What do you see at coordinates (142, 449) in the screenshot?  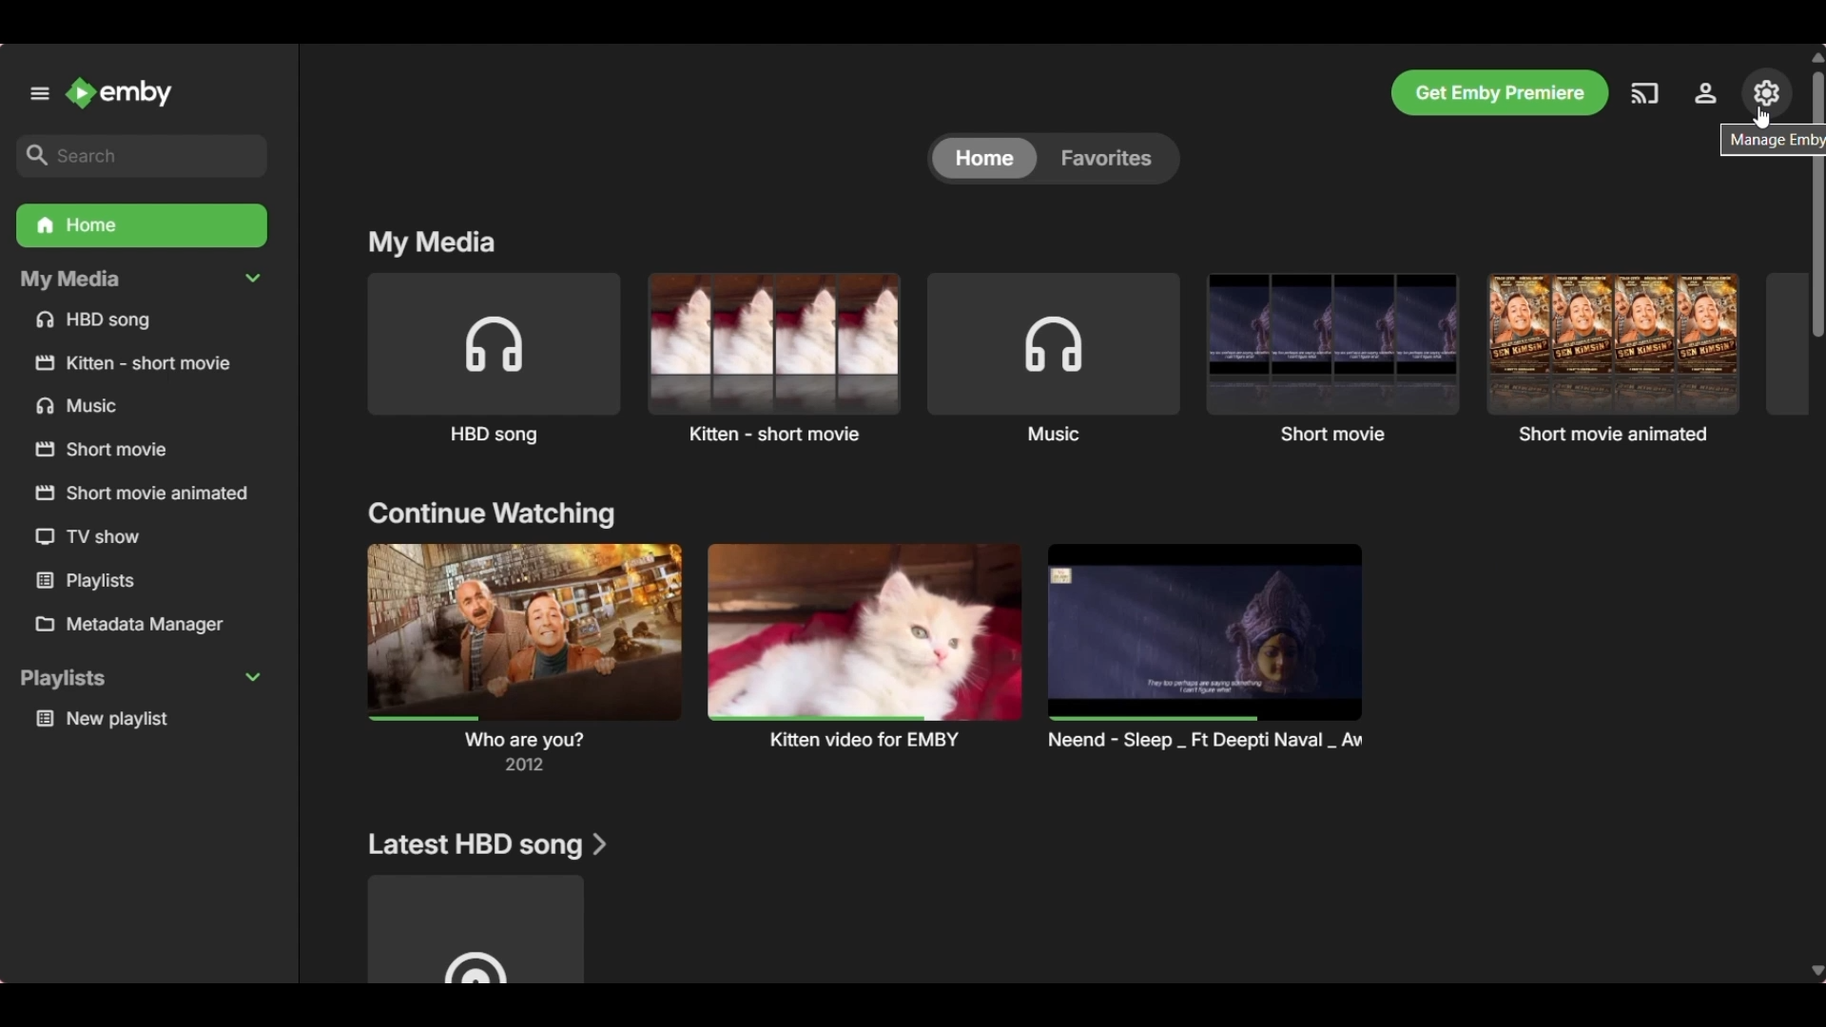 I see `Media files/folders under My Media` at bounding box center [142, 449].